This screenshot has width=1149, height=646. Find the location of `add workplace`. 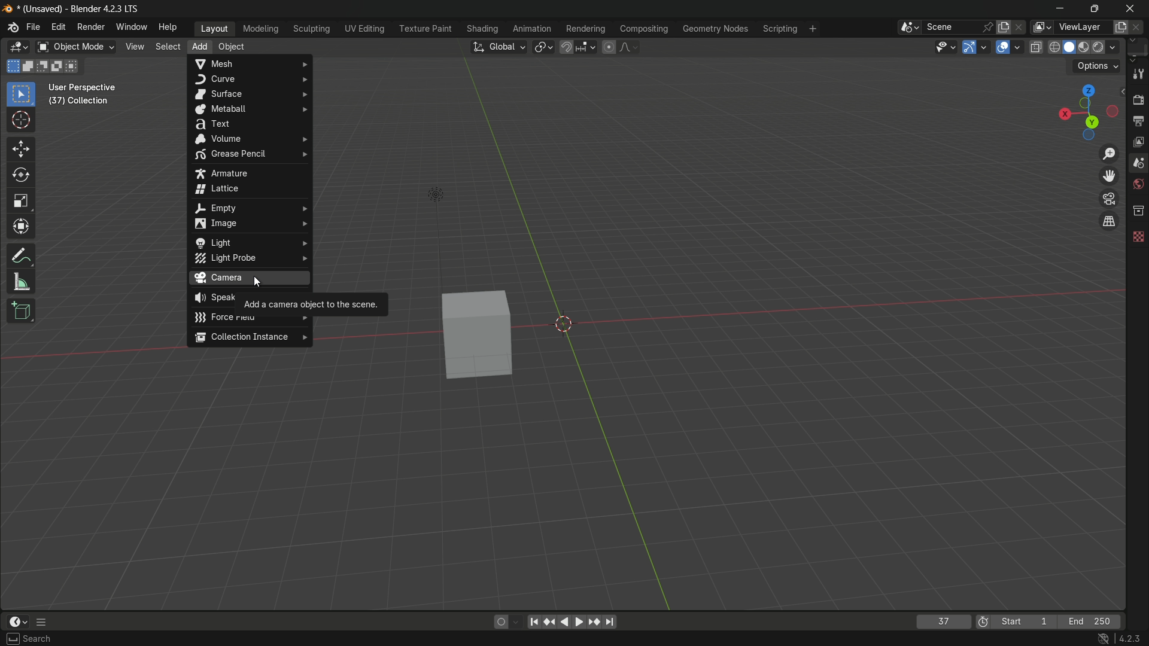

add workplace is located at coordinates (816, 30).